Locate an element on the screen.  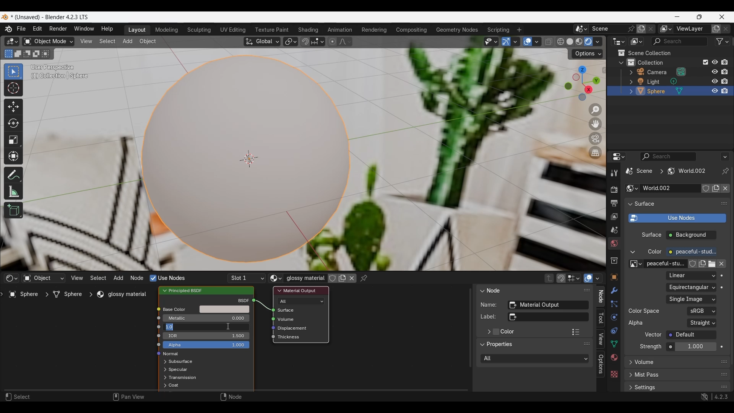
Vector is located at coordinates (653, 335).